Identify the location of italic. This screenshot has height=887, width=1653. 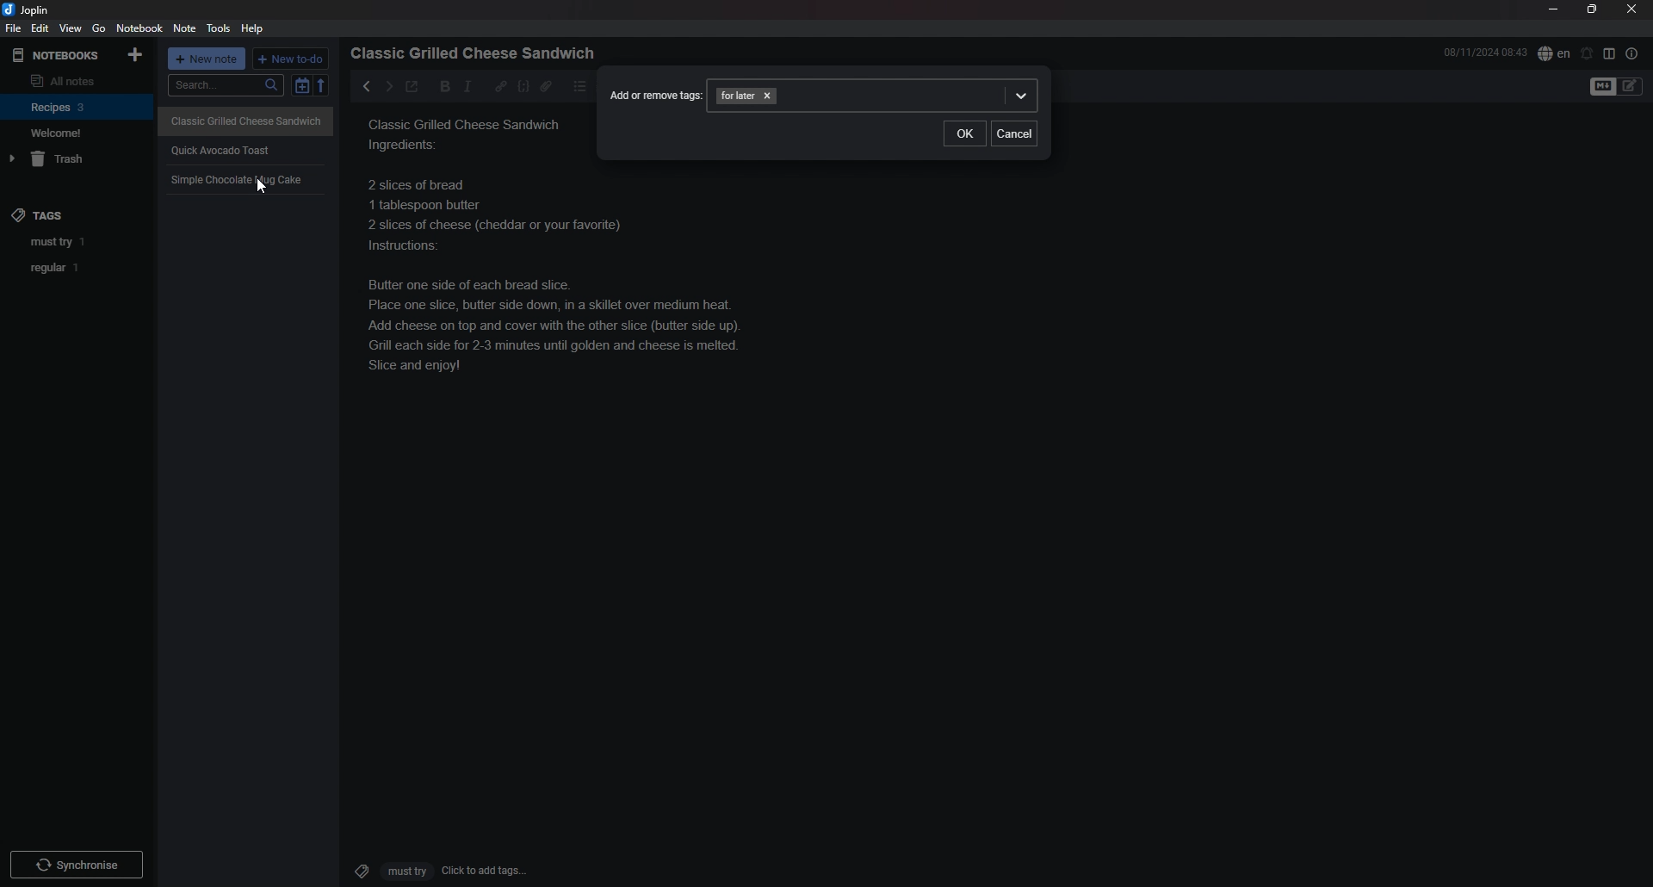
(467, 86).